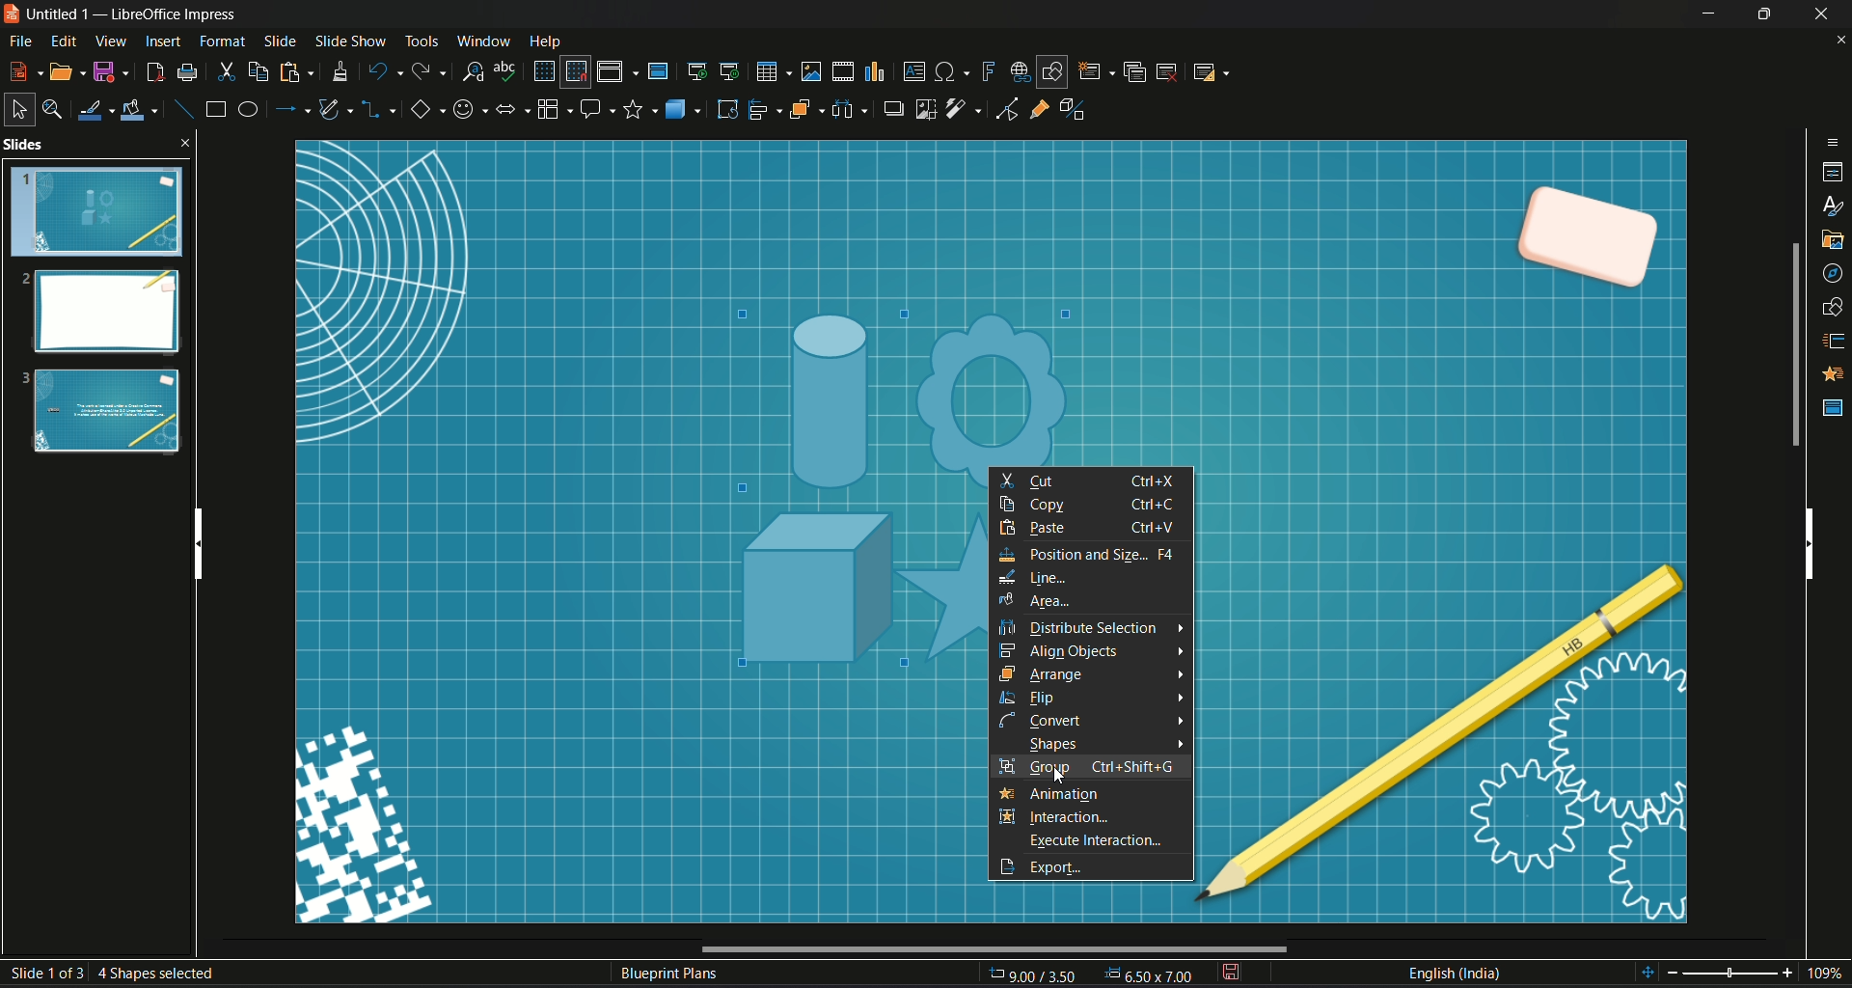 This screenshot has width=1852, height=988. I want to click on stars and banners, so click(640, 110).